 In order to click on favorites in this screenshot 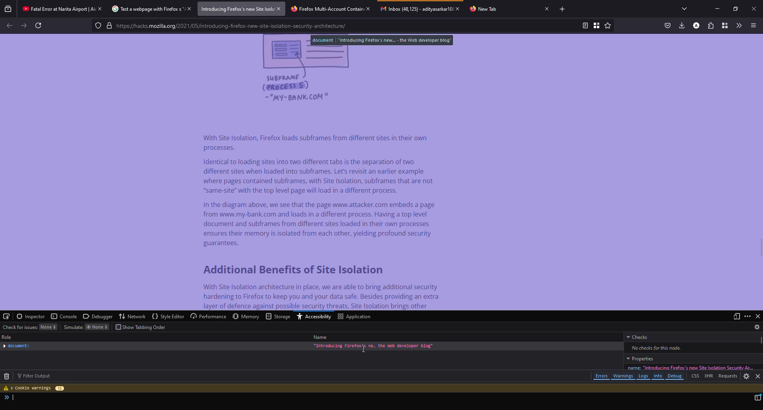, I will do `click(607, 25)`.